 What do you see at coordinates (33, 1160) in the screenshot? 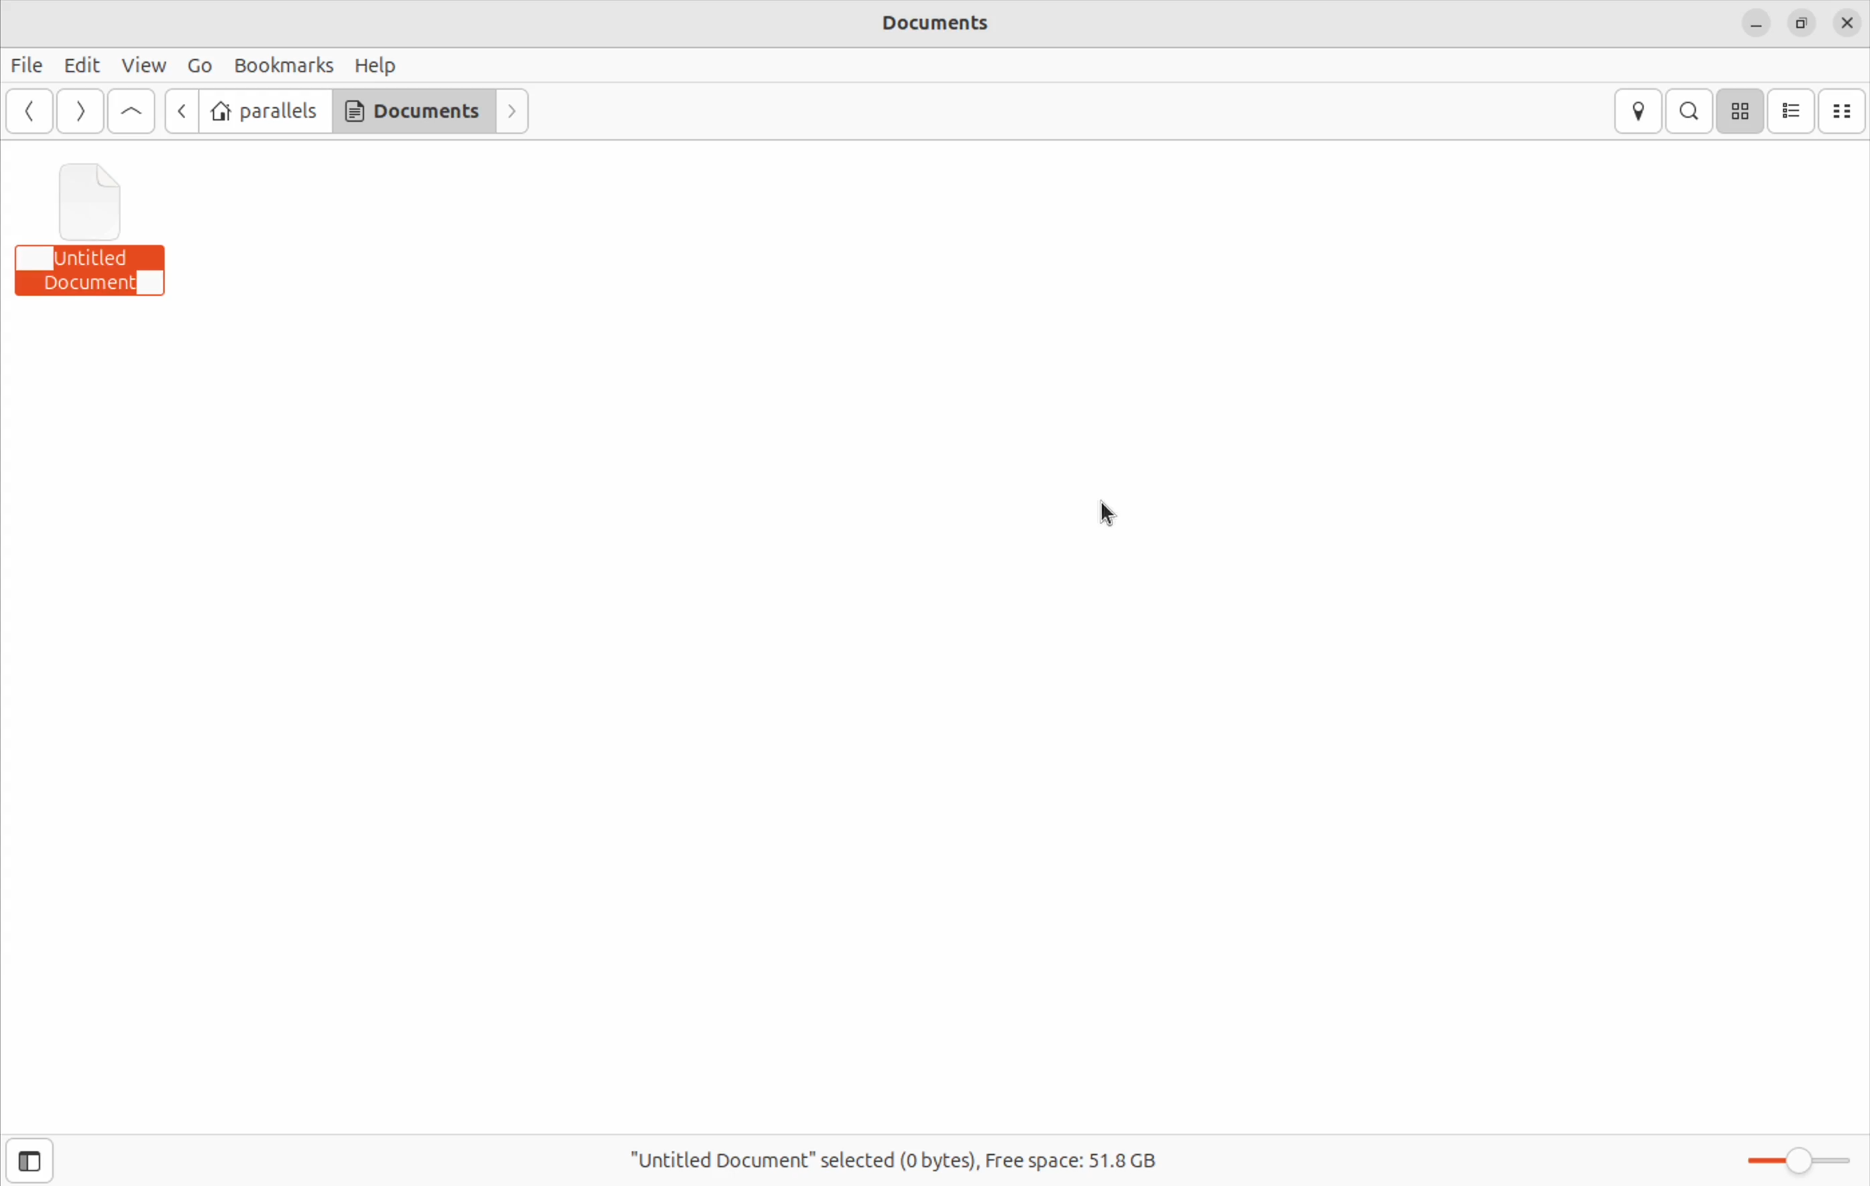
I see `open sidebar` at bounding box center [33, 1160].